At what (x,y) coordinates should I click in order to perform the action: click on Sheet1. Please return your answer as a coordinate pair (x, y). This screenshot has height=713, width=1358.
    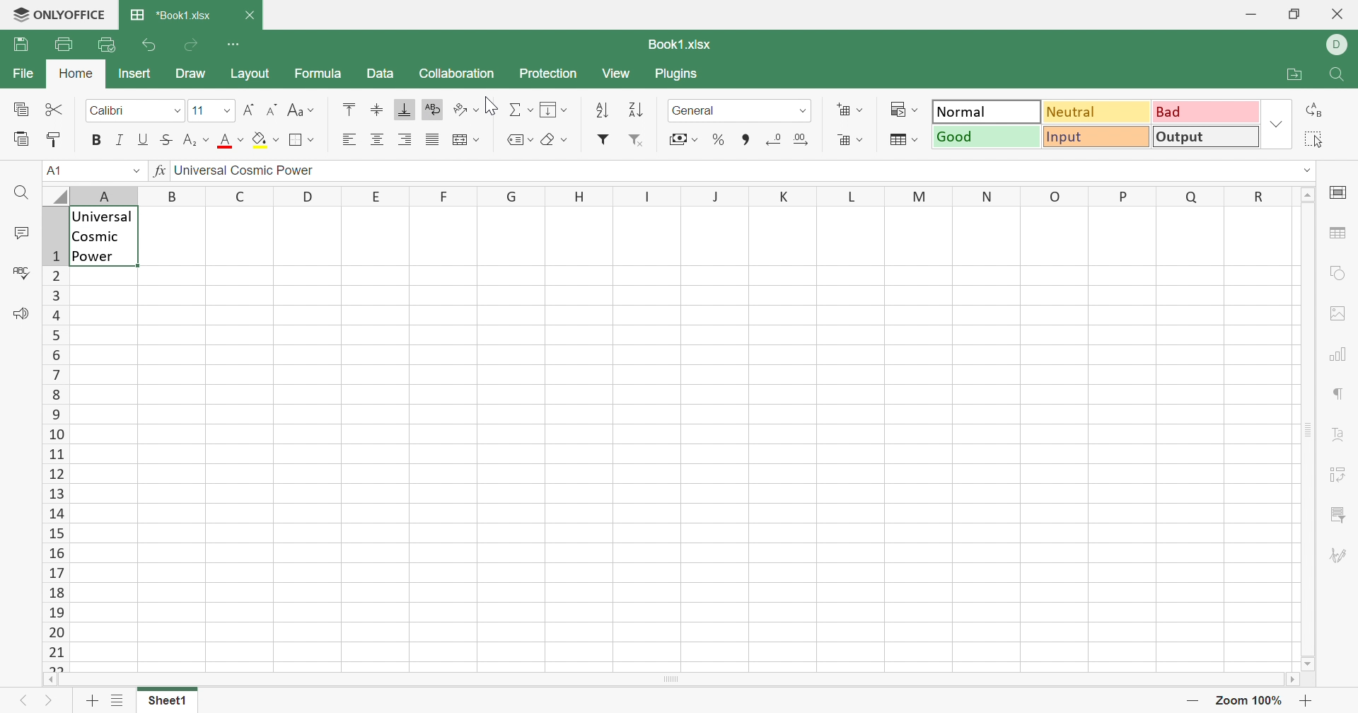
    Looking at the image, I should click on (170, 703).